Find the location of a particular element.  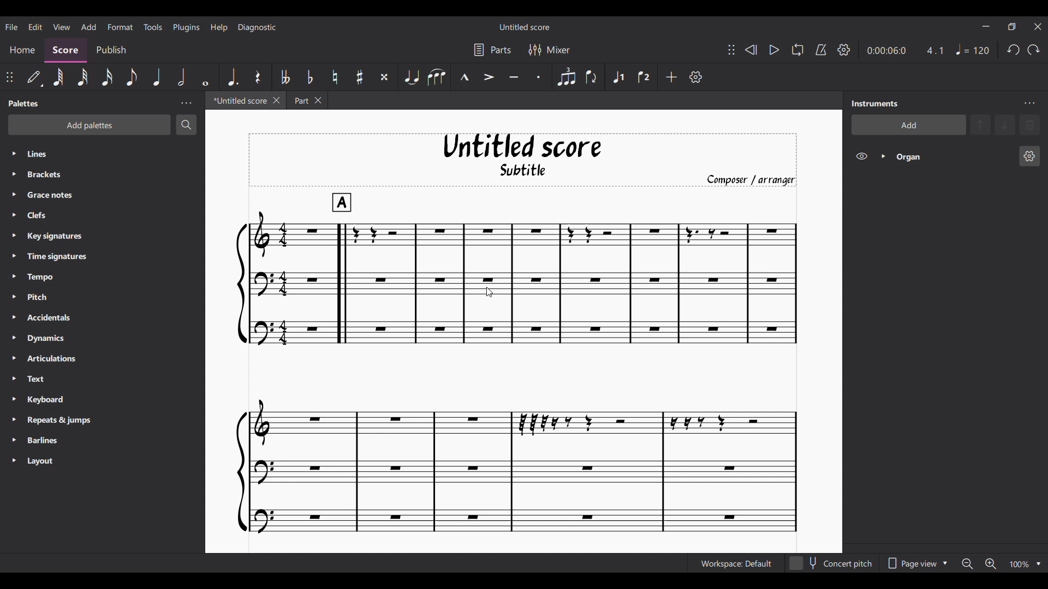

32nd note is located at coordinates (83, 78).